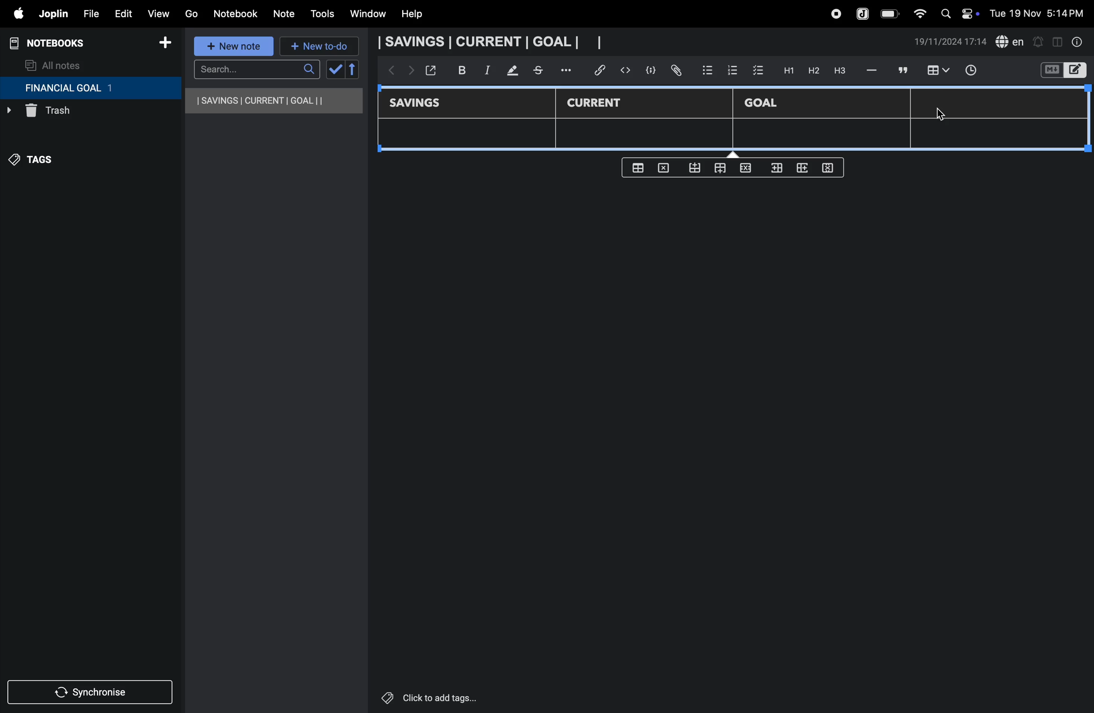 This screenshot has height=713, width=1094. I want to click on comment, so click(901, 70).